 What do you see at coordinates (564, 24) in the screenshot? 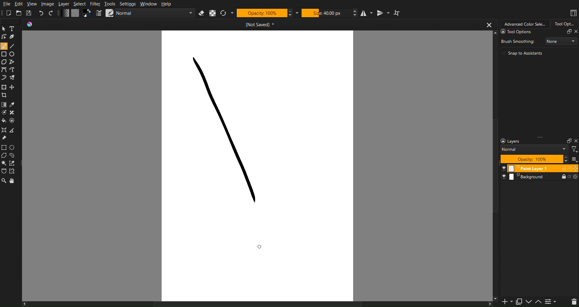
I see `Tool Options` at bounding box center [564, 24].